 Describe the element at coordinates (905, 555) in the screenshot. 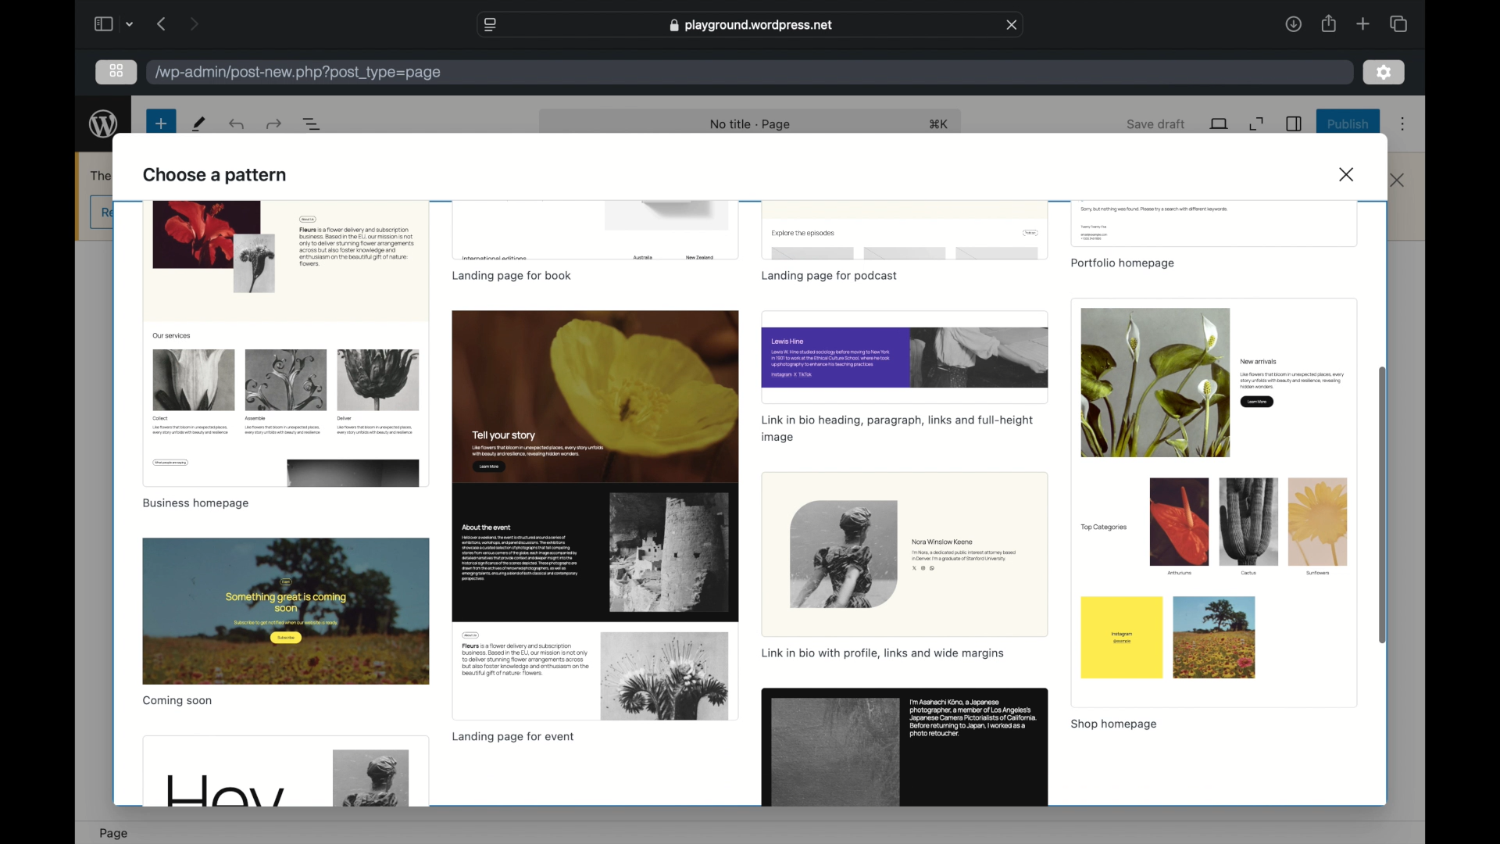

I see `preview` at that location.